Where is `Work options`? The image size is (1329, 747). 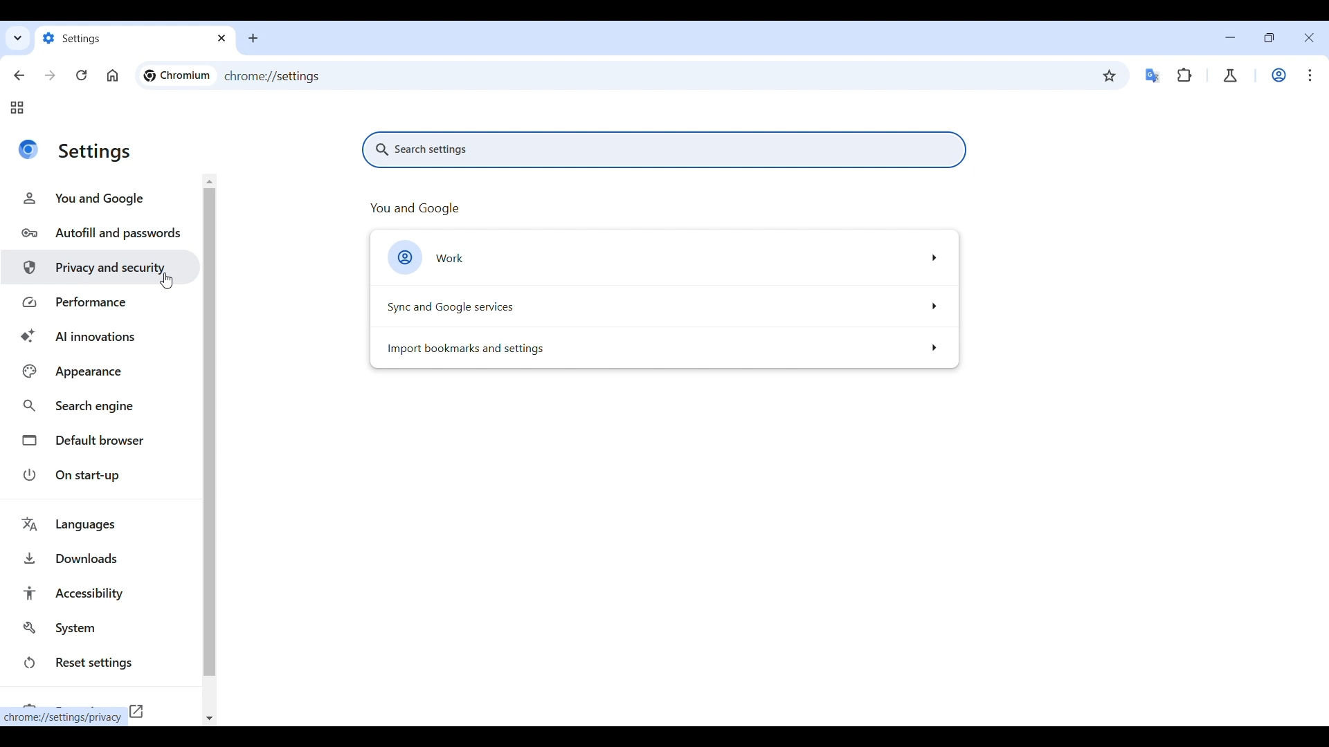
Work options is located at coordinates (667, 257).